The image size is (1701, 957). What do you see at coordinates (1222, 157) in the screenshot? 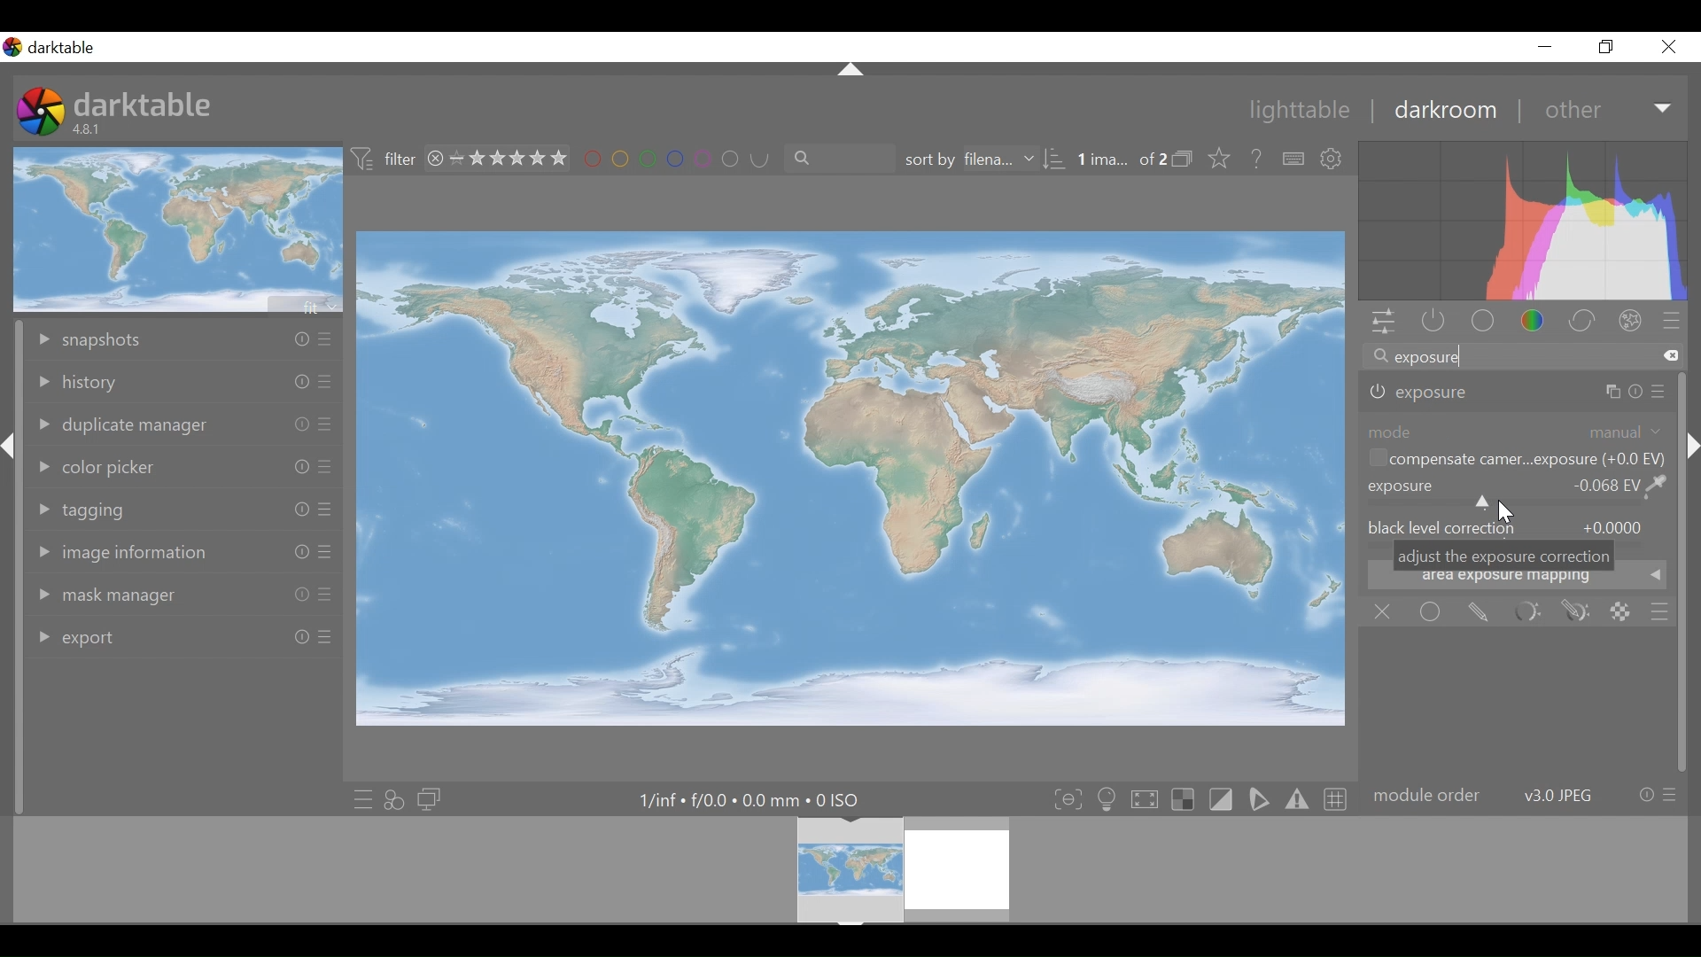
I see `click to change the type of overlays` at bounding box center [1222, 157].